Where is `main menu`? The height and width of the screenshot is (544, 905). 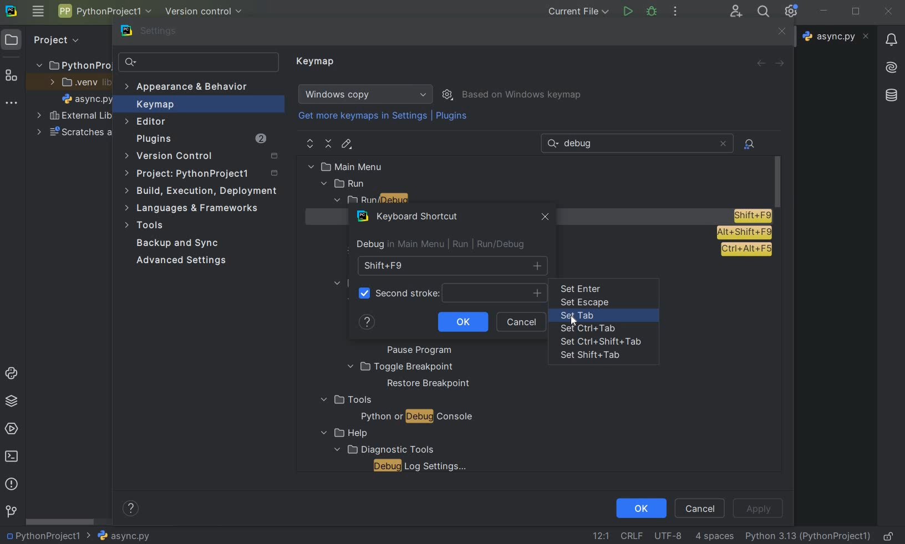
main menu is located at coordinates (38, 11).